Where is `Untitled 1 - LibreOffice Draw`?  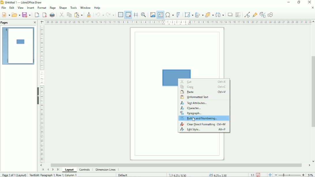 Untitled 1 - LibreOffice Draw is located at coordinates (22, 2).